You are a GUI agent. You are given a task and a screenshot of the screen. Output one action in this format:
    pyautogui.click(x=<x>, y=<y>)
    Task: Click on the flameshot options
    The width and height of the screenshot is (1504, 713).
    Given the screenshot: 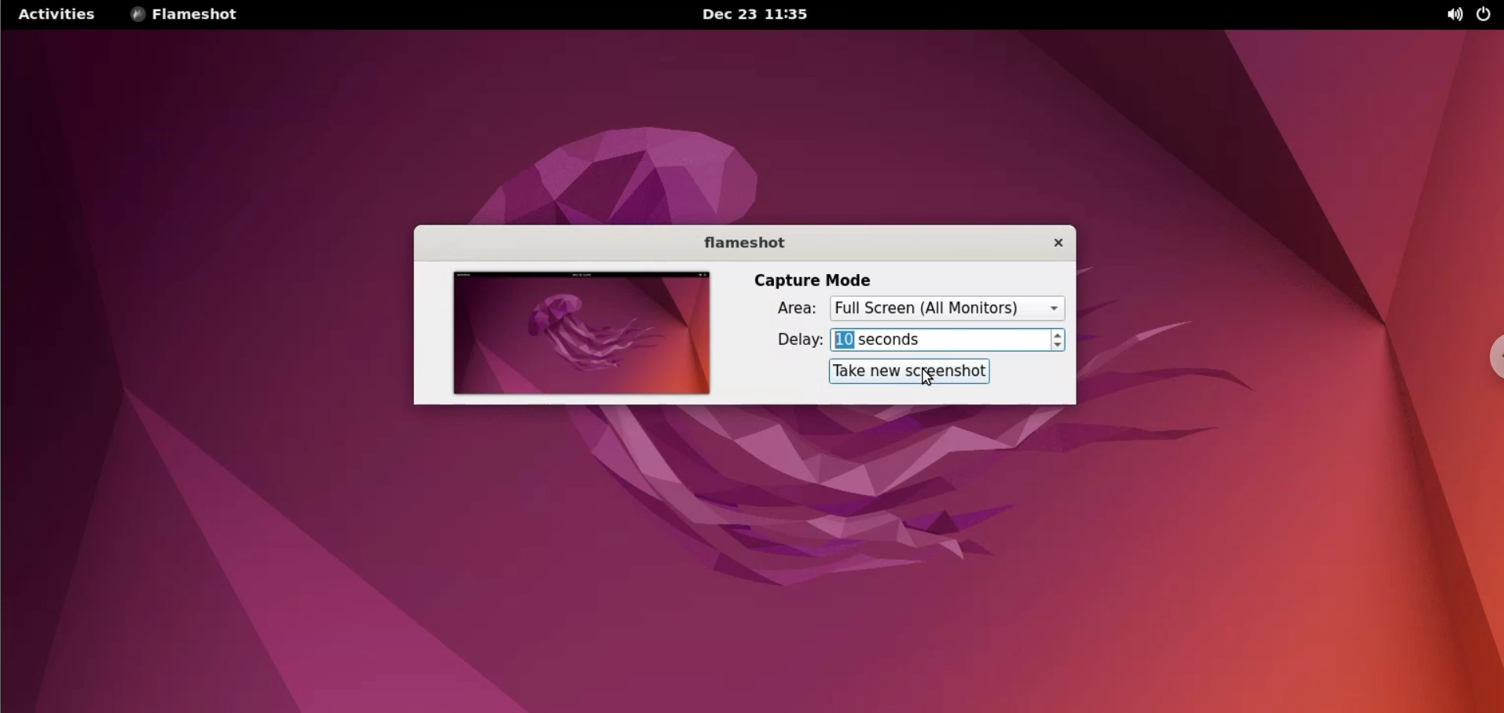 What is the action you would take?
    pyautogui.click(x=193, y=16)
    